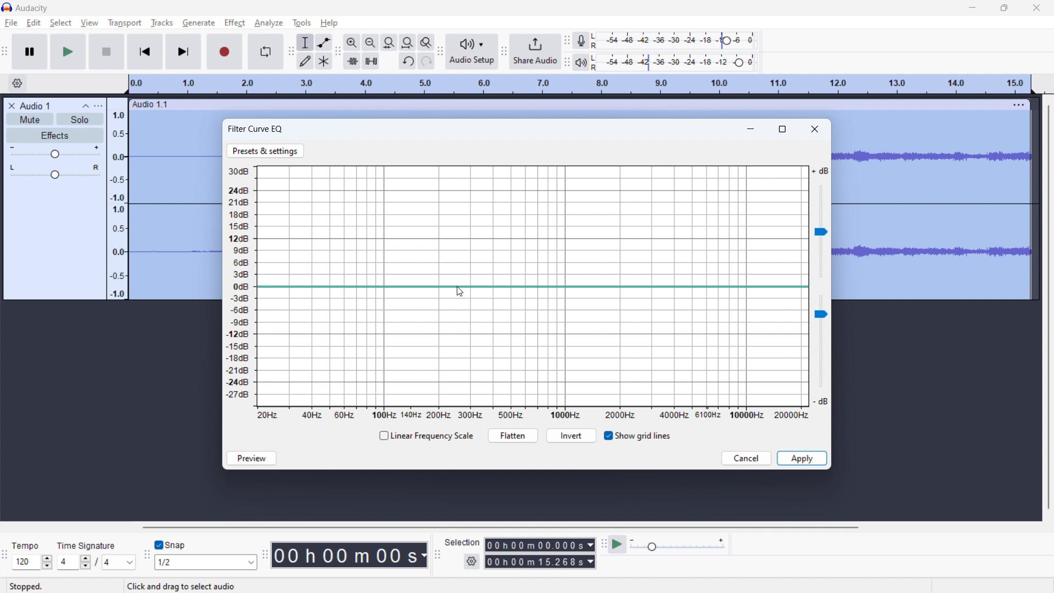 The width and height of the screenshot is (1054, 593). I want to click on horizontal scrollbar, so click(498, 527).